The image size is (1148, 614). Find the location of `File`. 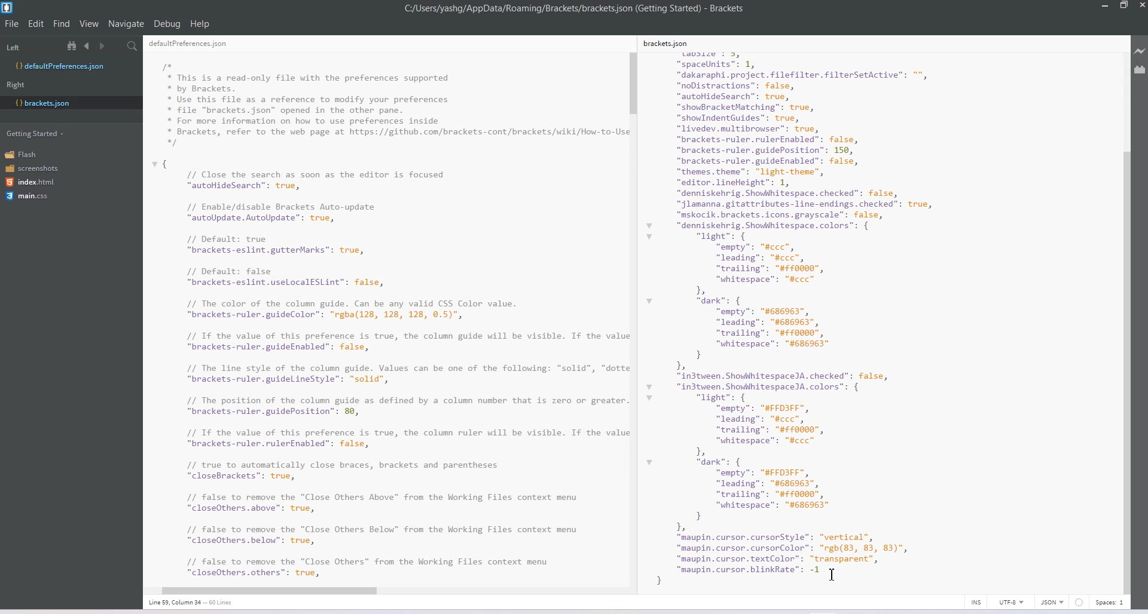

File is located at coordinates (12, 23).